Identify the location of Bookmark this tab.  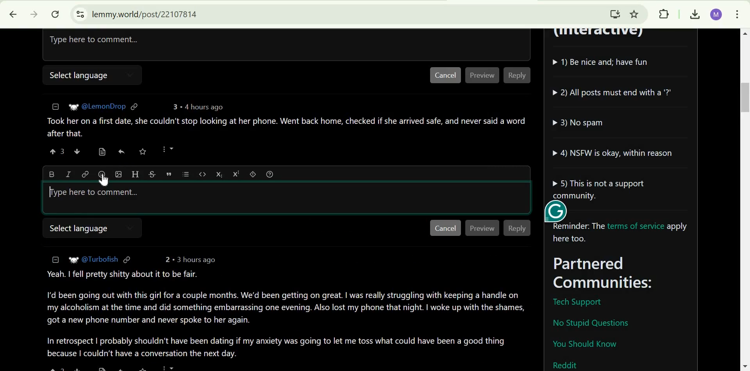
(635, 13).